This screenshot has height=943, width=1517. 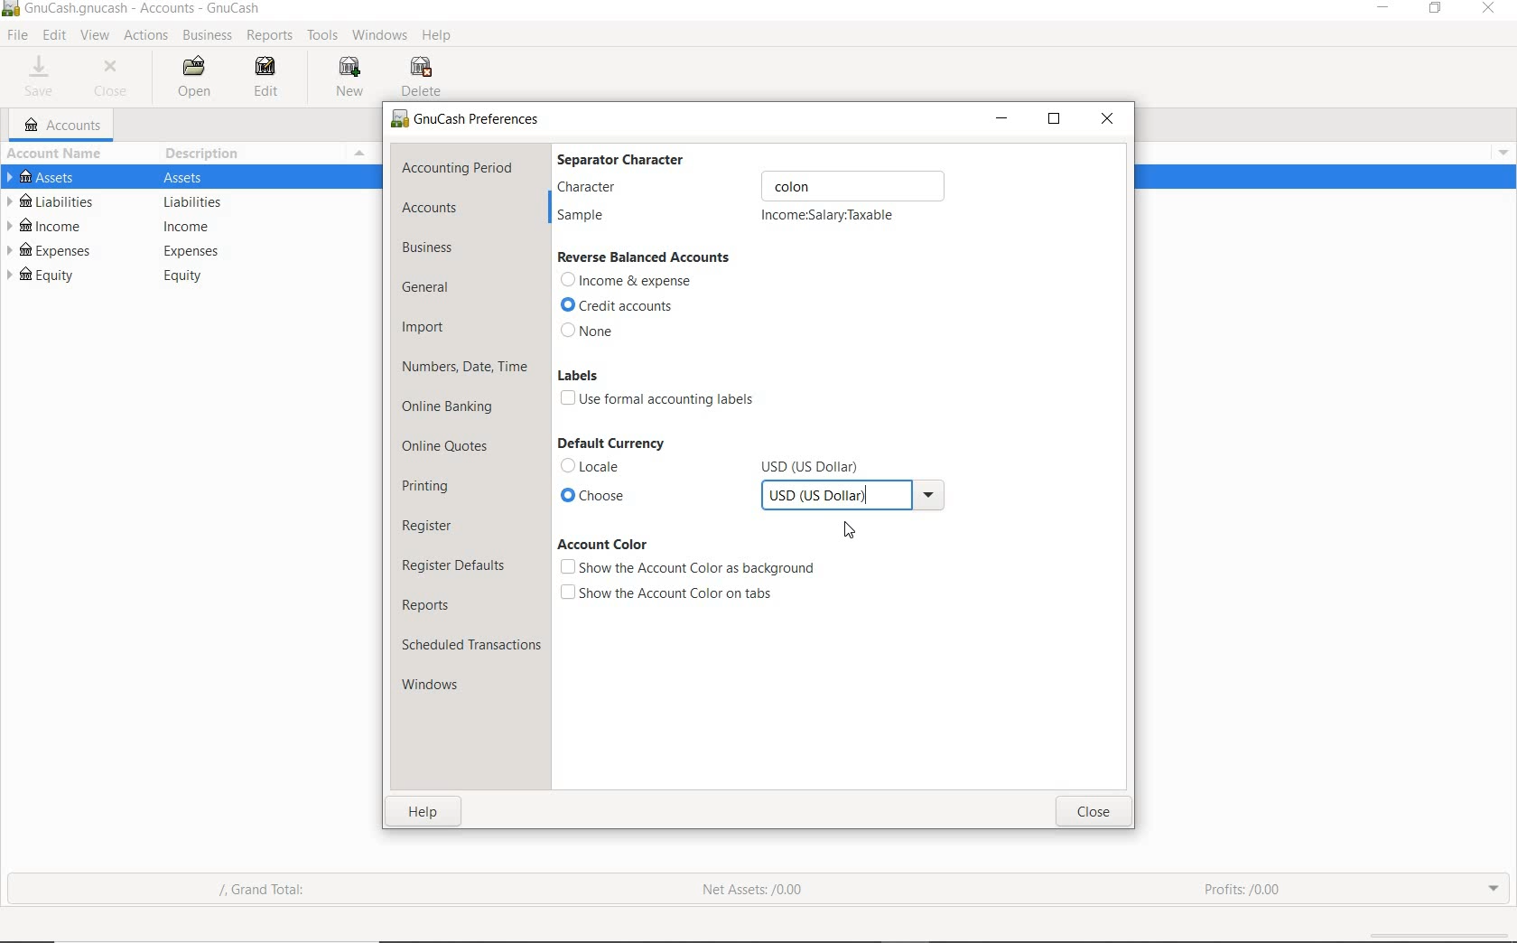 What do you see at coordinates (350, 78) in the screenshot?
I see `NEW` at bounding box center [350, 78].